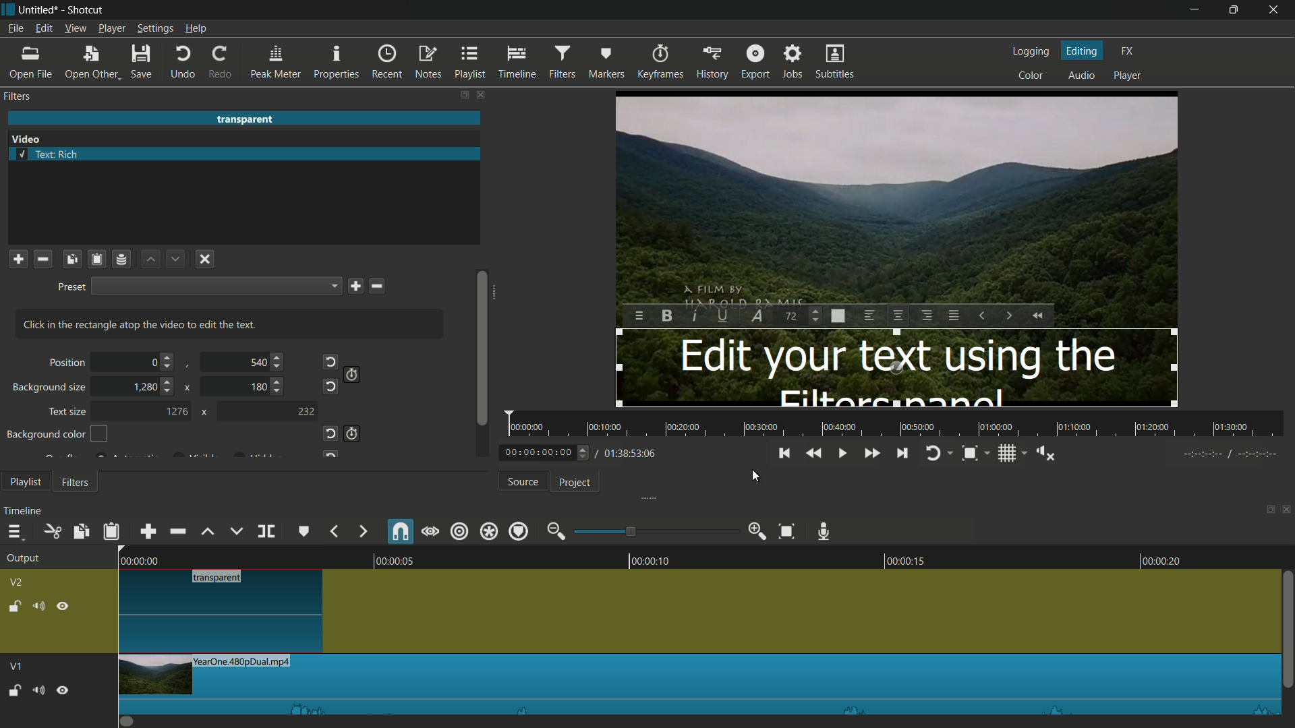 This screenshot has width=1295, height=728. What do you see at coordinates (47, 388) in the screenshot?
I see `background size` at bounding box center [47, 388].